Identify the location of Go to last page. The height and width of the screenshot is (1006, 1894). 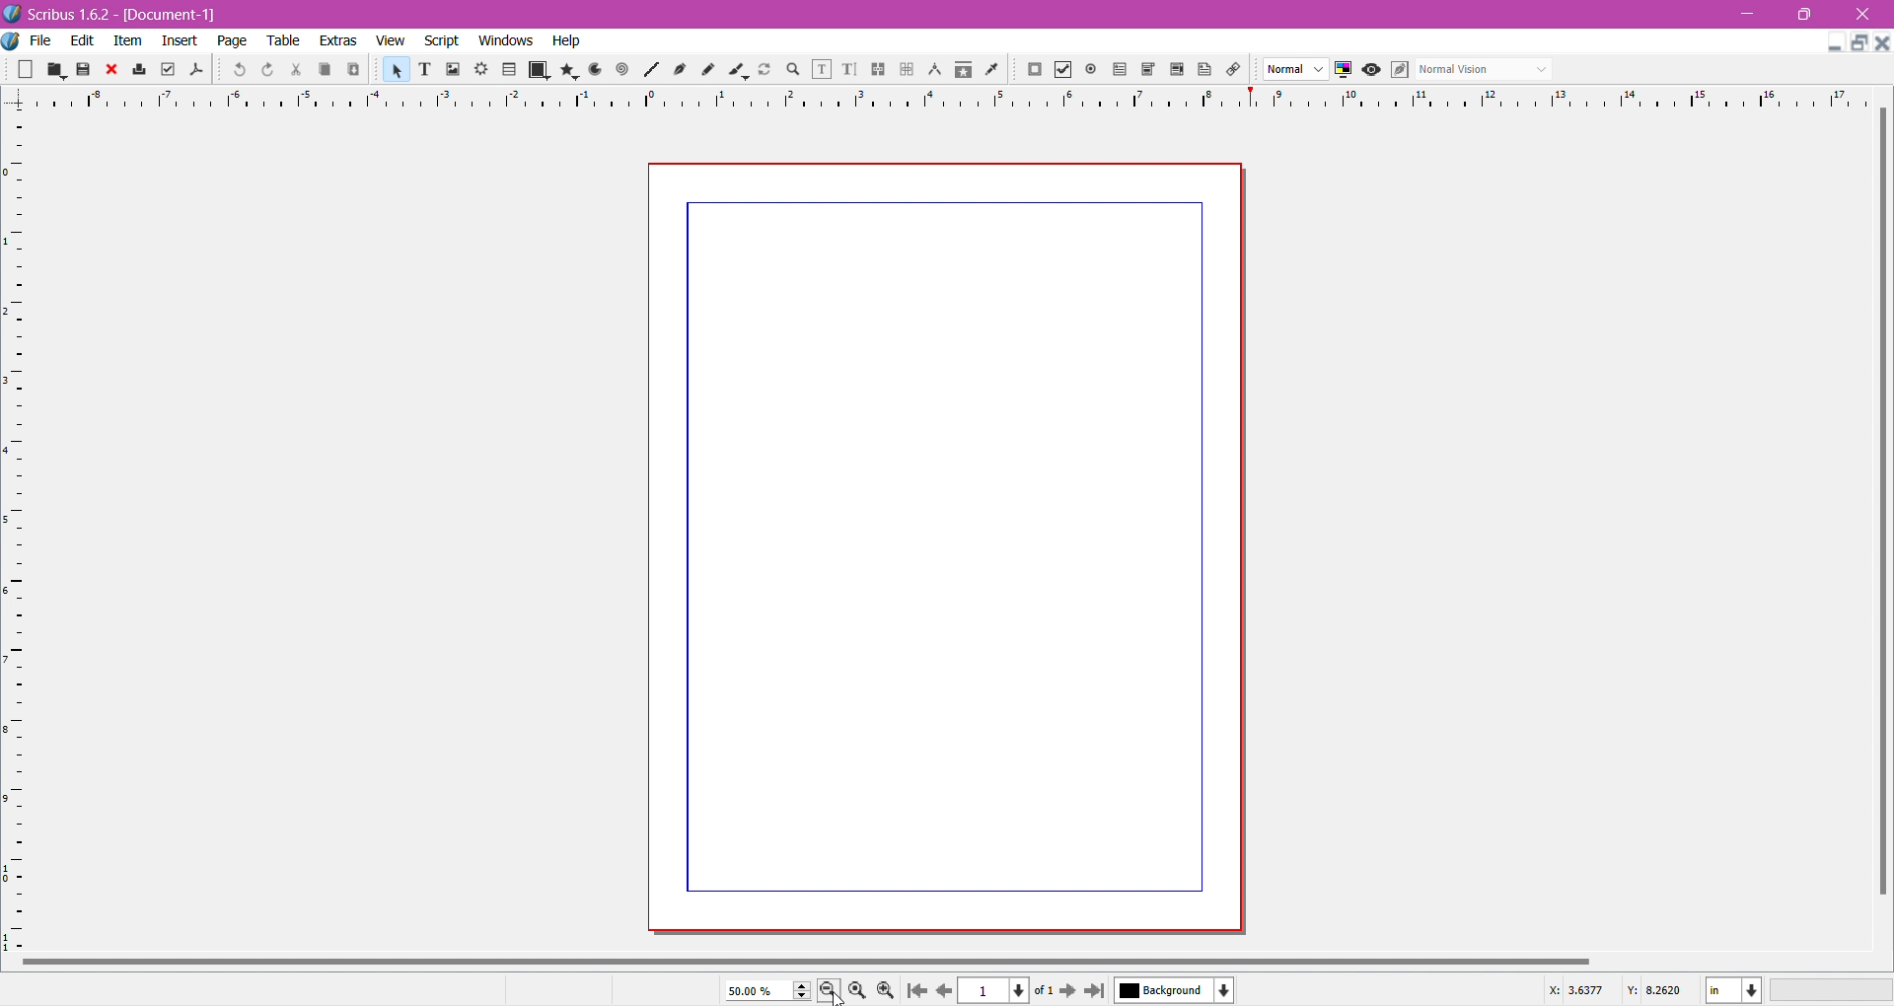
(1095, 992).